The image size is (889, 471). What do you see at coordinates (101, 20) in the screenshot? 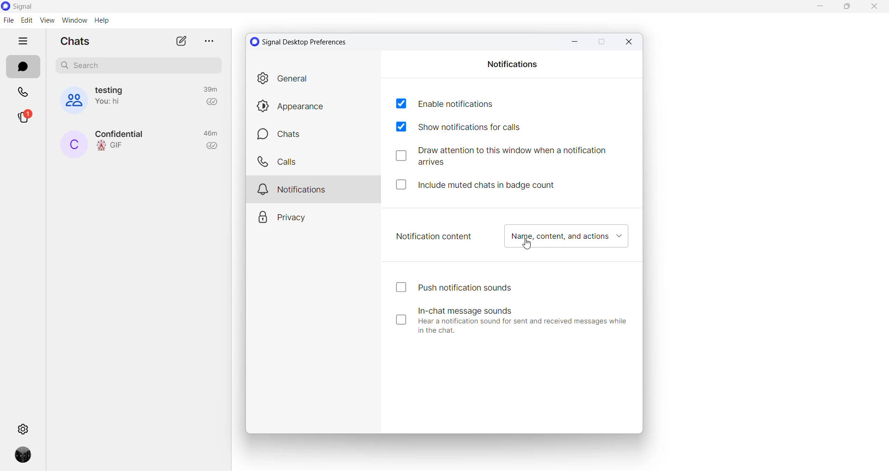
I see `help` at bounding box center [101, 20].